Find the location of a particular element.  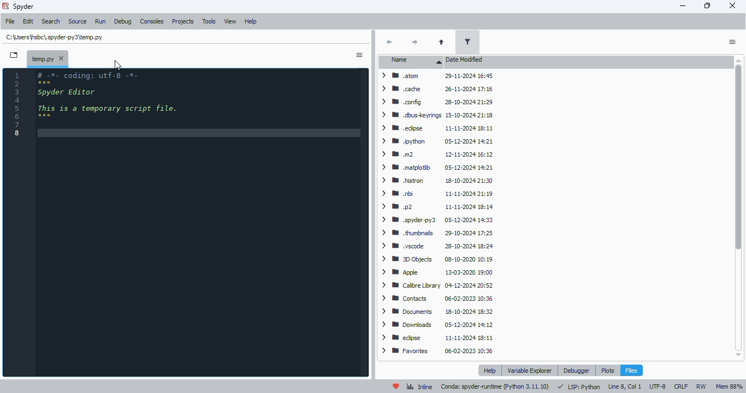

run is located at coordinates (100, 21).